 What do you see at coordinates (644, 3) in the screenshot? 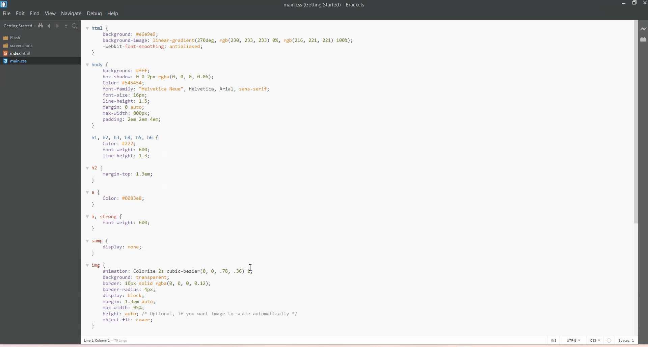
I see `Close` at bounding box center [644, 3].